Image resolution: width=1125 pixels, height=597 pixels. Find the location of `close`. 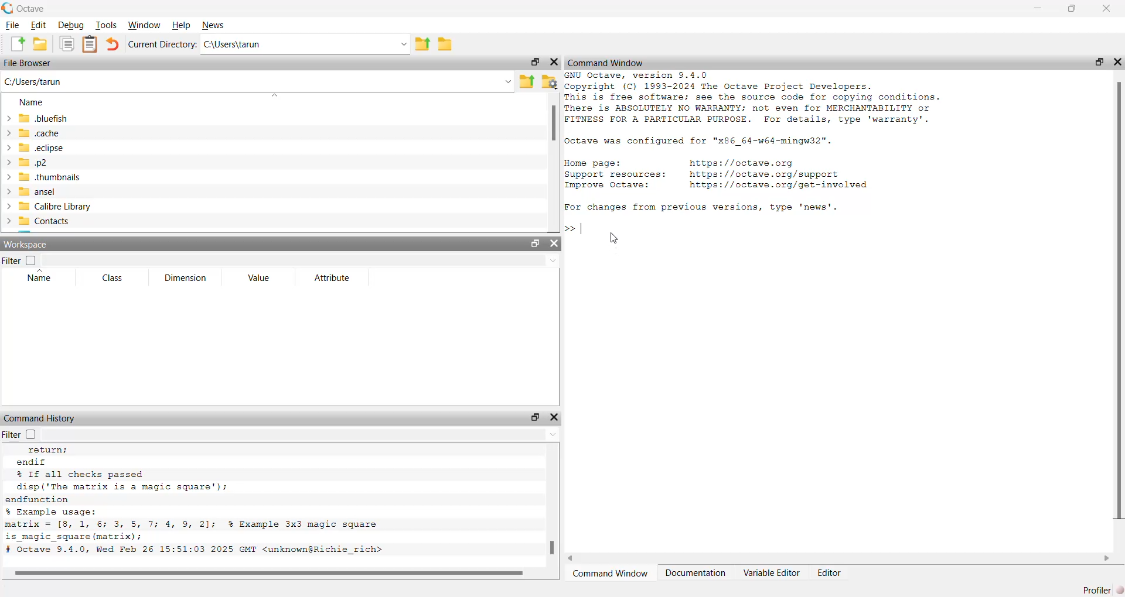

close is located at coordinates (555, 244).